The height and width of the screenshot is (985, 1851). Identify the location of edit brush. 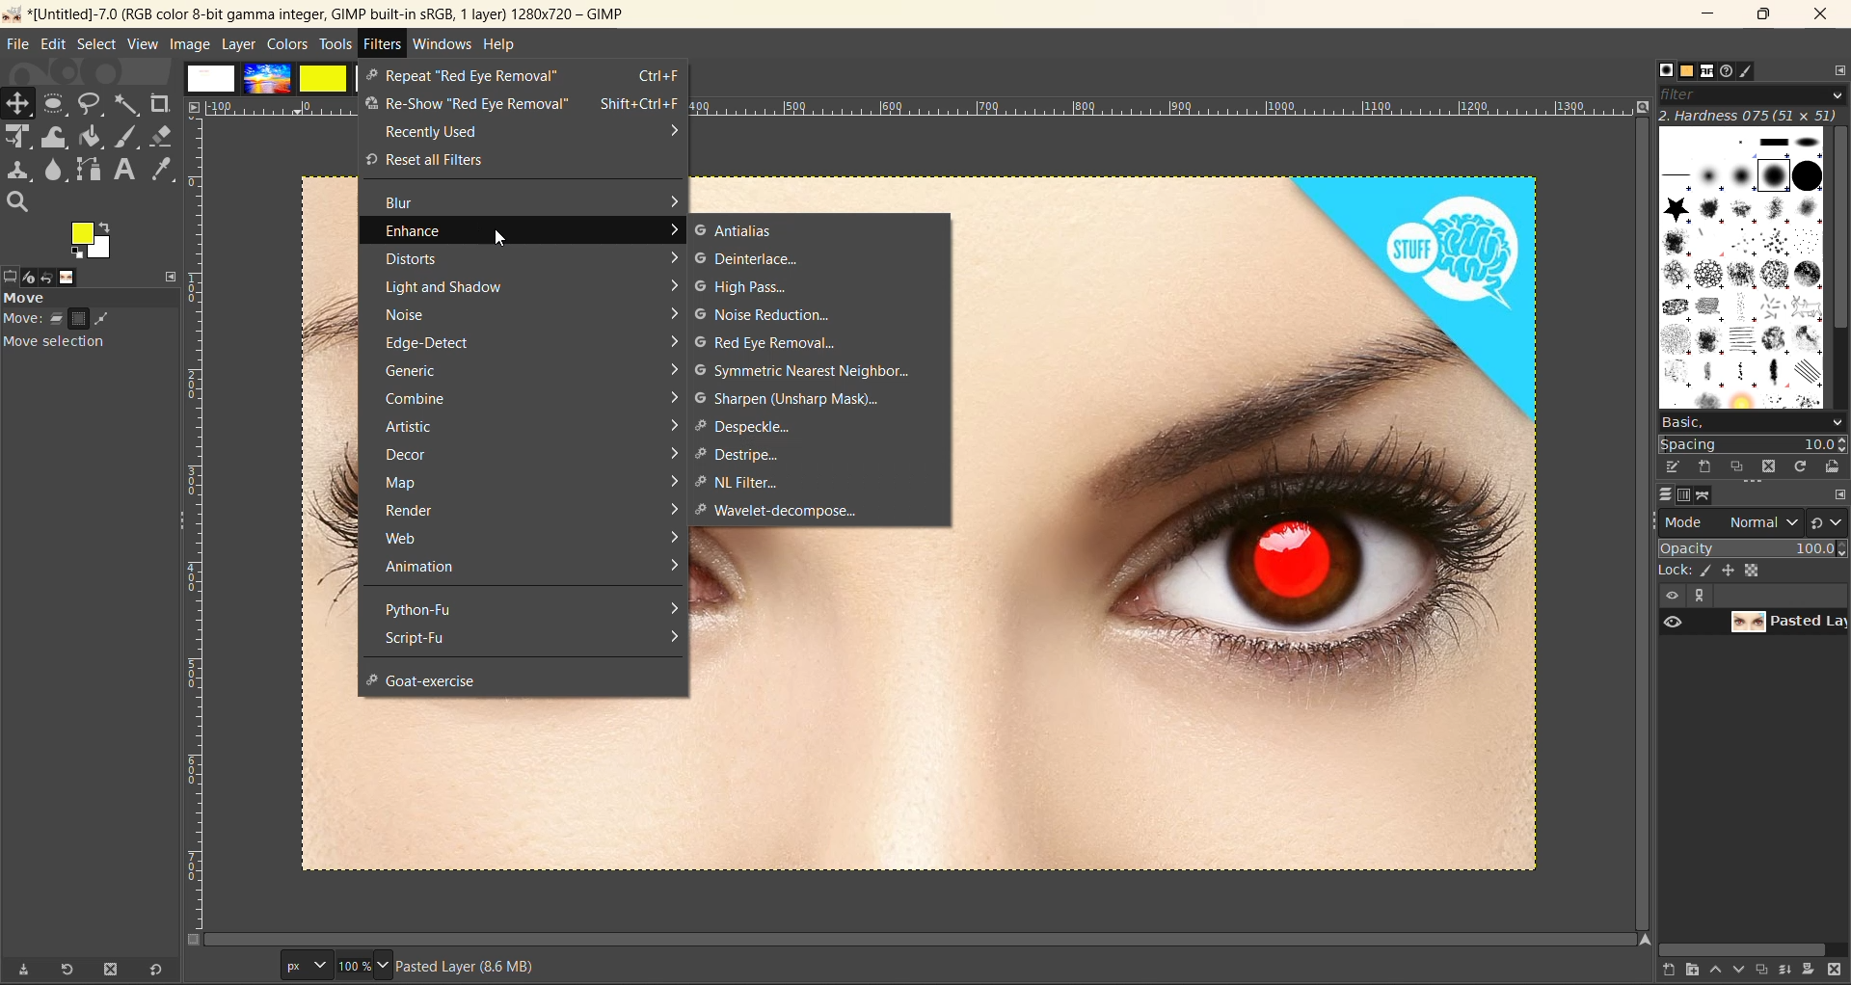
(1675, 467).